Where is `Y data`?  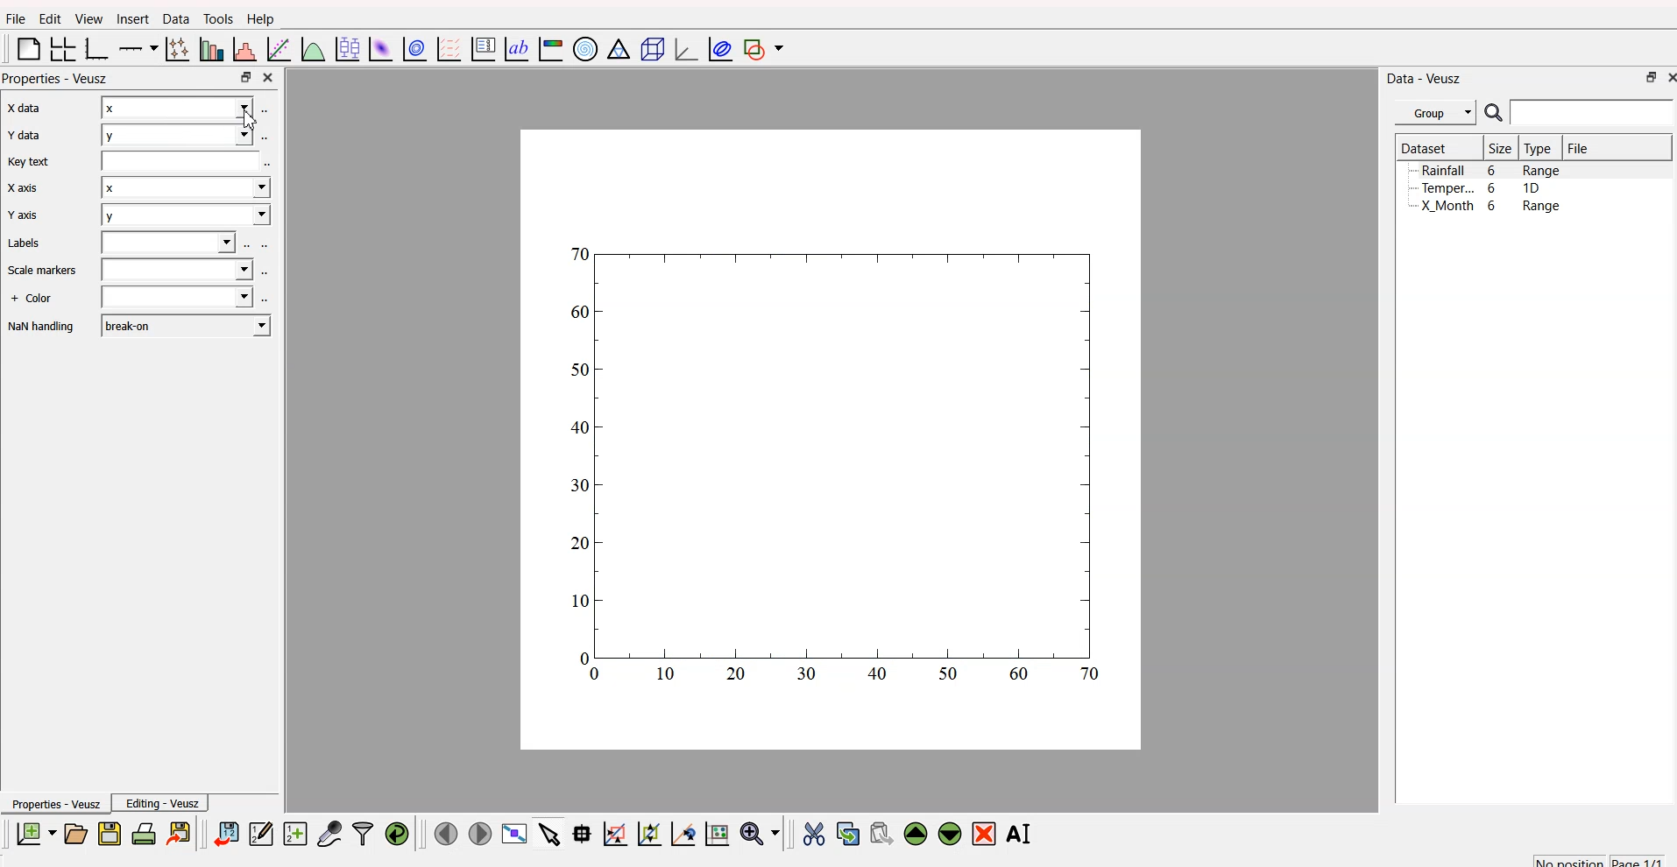 Y data is located at coordinates (23, 137).